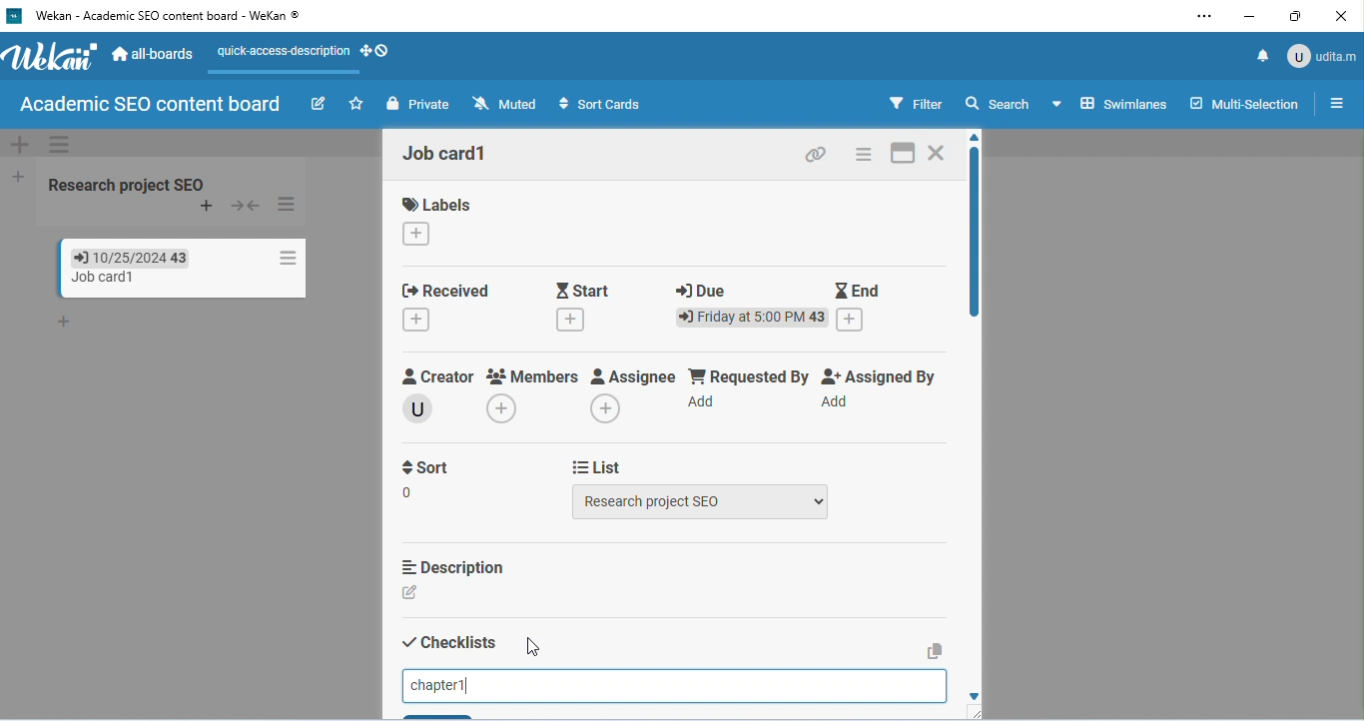  I want to click on requested by, so click(749, 375).